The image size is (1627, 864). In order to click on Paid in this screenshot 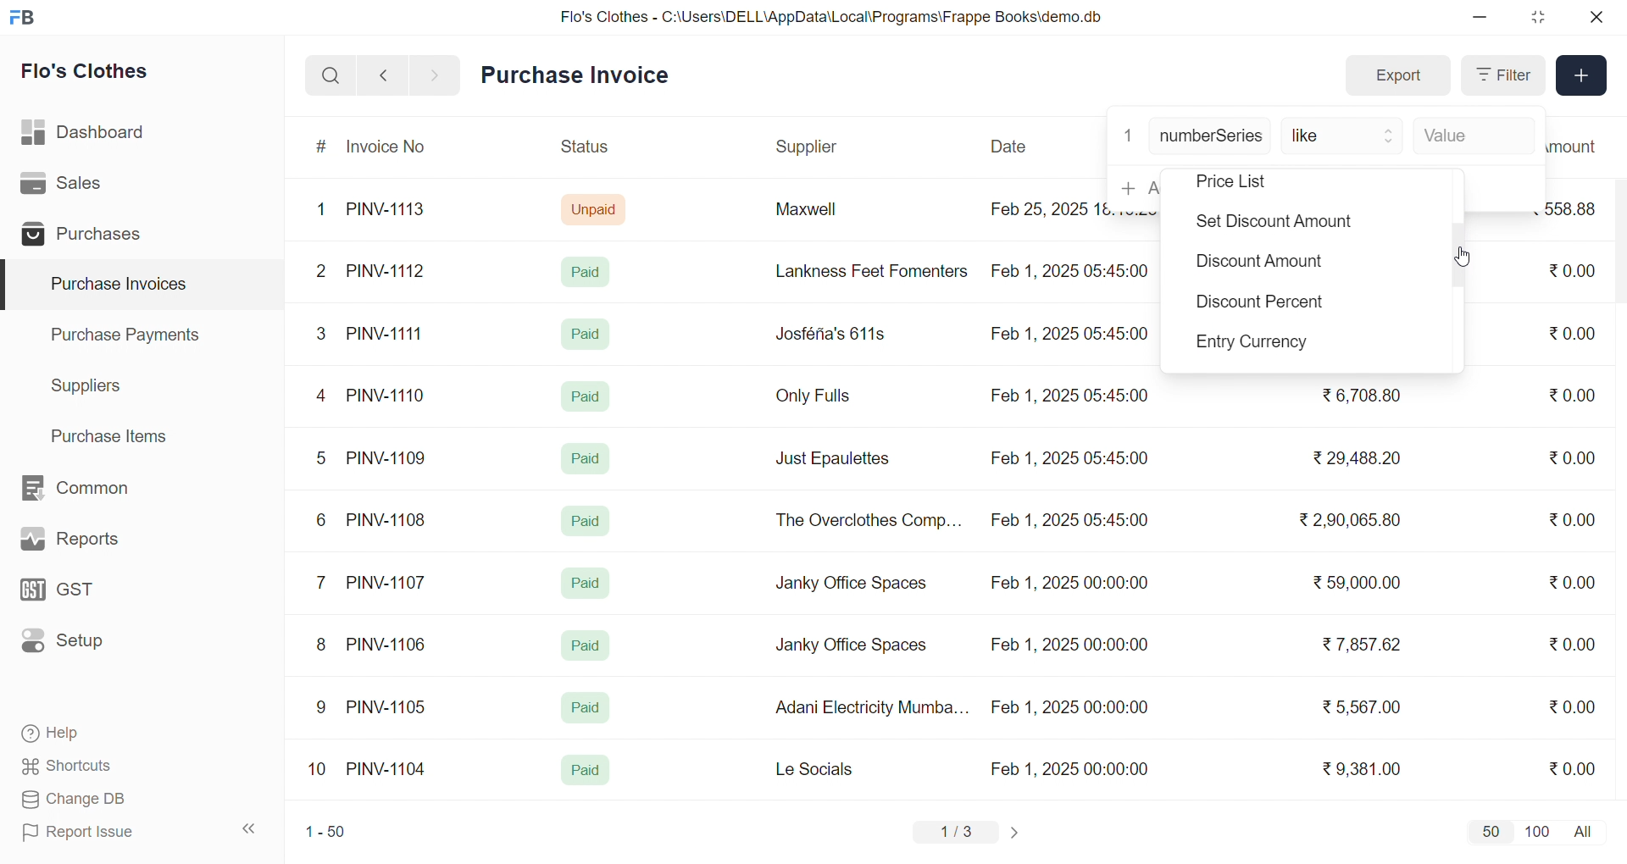, I will do `click(586, 583)`.